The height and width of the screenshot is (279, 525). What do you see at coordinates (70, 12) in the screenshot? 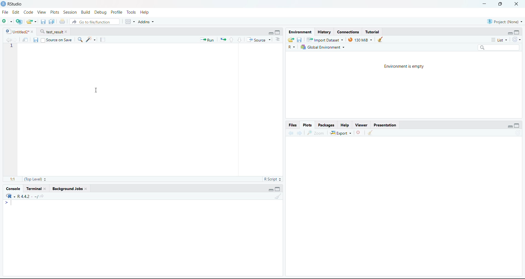
I see `Session` at bounding box center [70, 12].